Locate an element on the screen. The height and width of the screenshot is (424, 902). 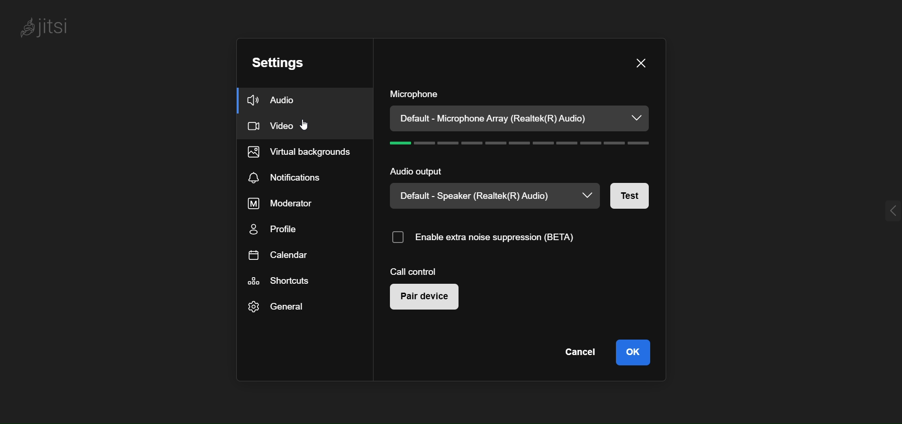
ok is located at coordinates (635, 352).